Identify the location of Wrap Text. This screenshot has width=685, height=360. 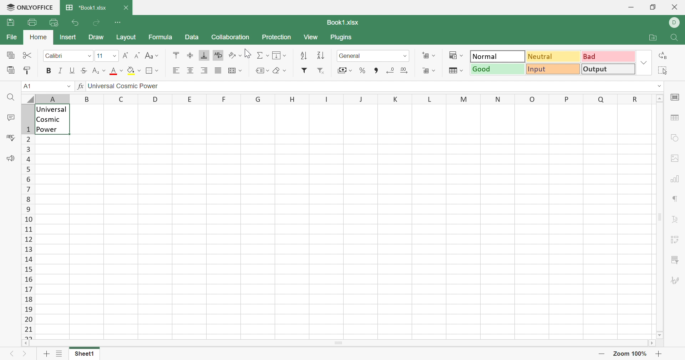
(219, 55).